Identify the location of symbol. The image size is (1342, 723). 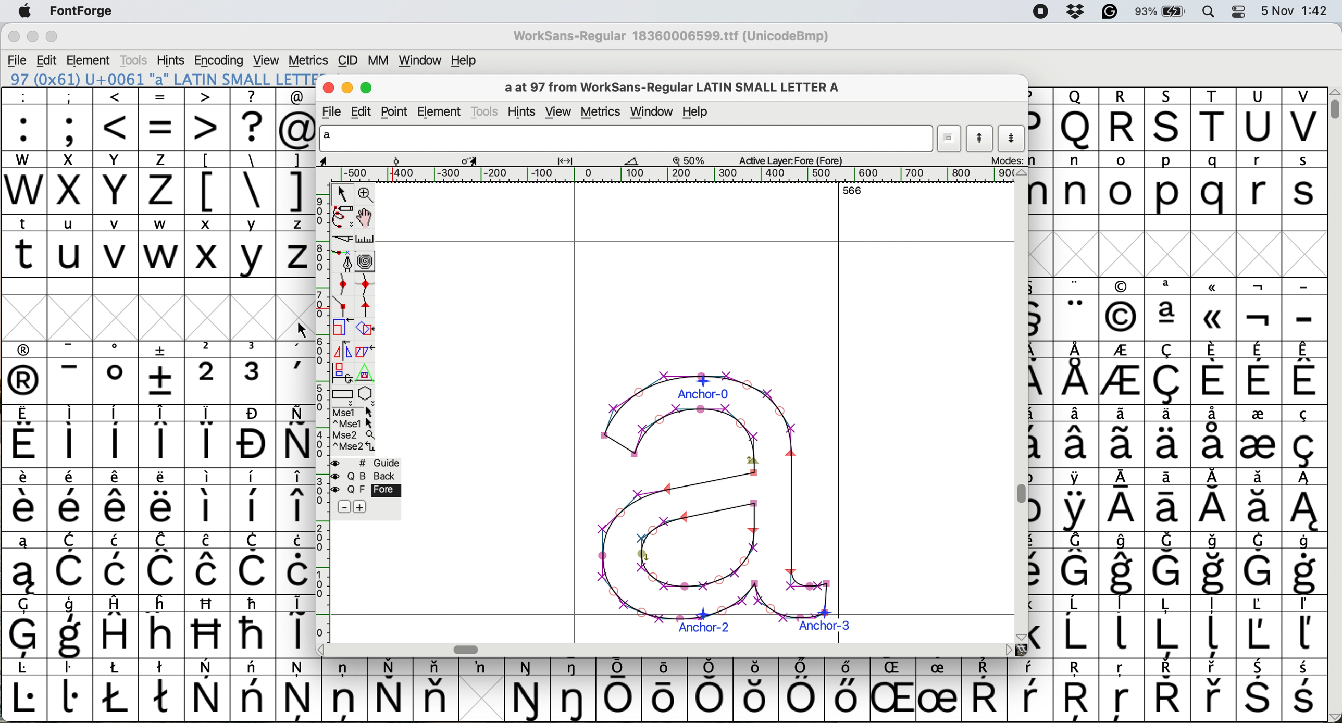
(619, 690).